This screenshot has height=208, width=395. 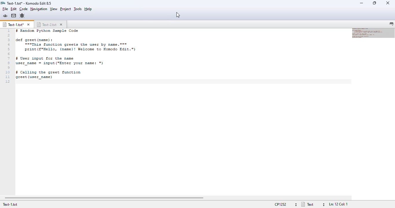 What do you see at coordinates (338, 204) in the screenshot?
I see `file position` at bounding box center [338, 204].